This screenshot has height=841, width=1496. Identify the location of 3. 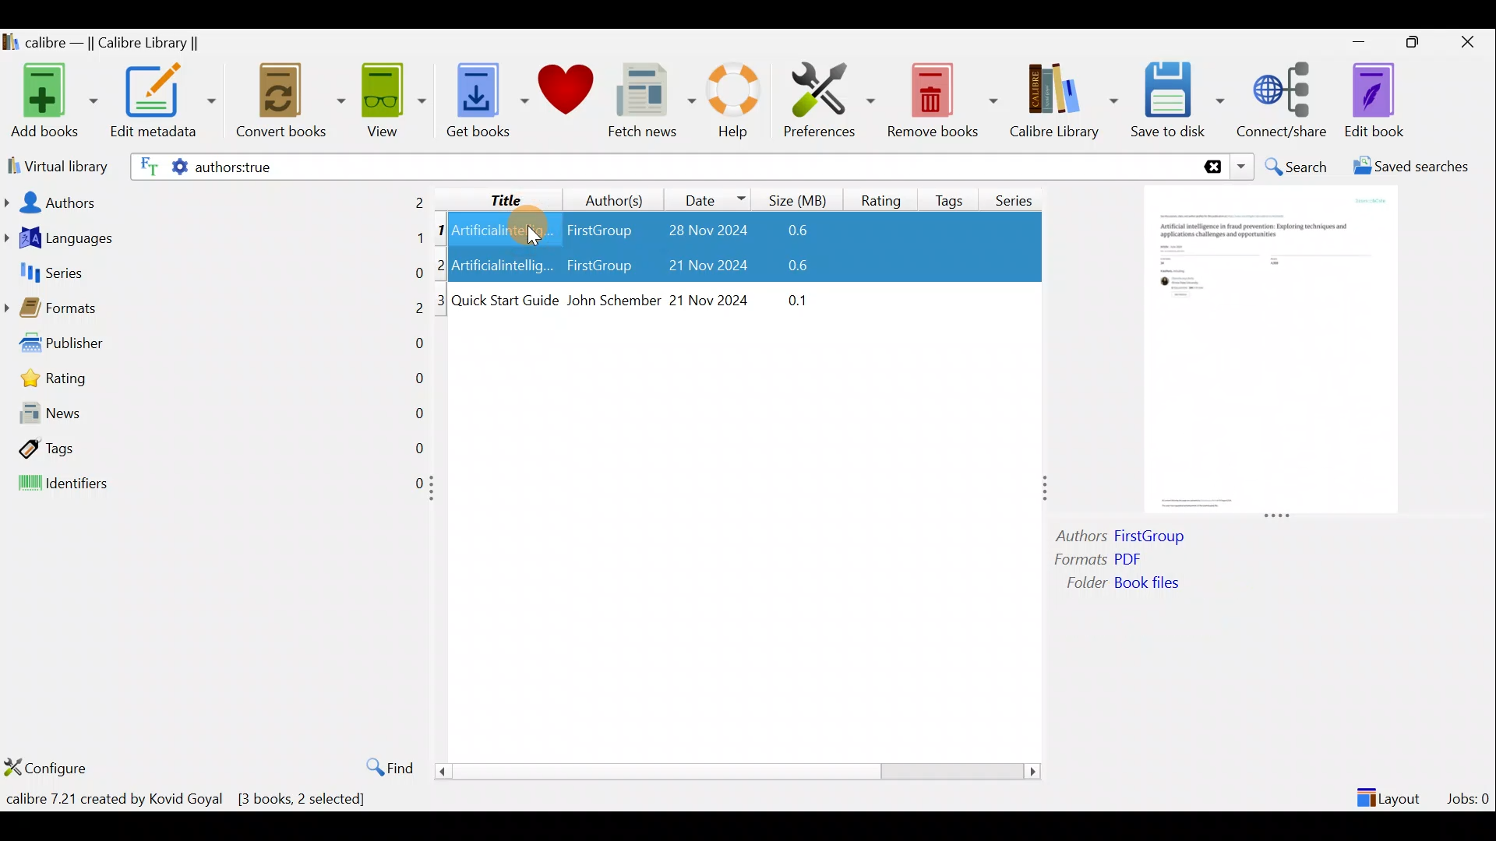
(442, 301).